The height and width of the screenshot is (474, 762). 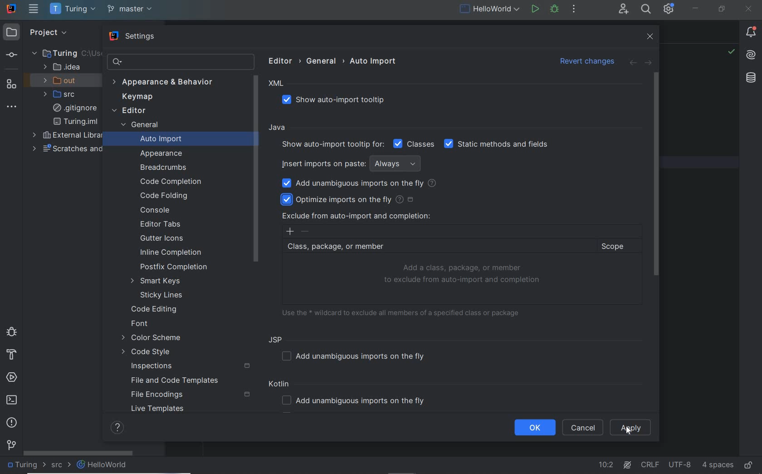 I want to click on INSERT IMPORTS ON PASTE:ALWAYS, so click(x=353, y=163).